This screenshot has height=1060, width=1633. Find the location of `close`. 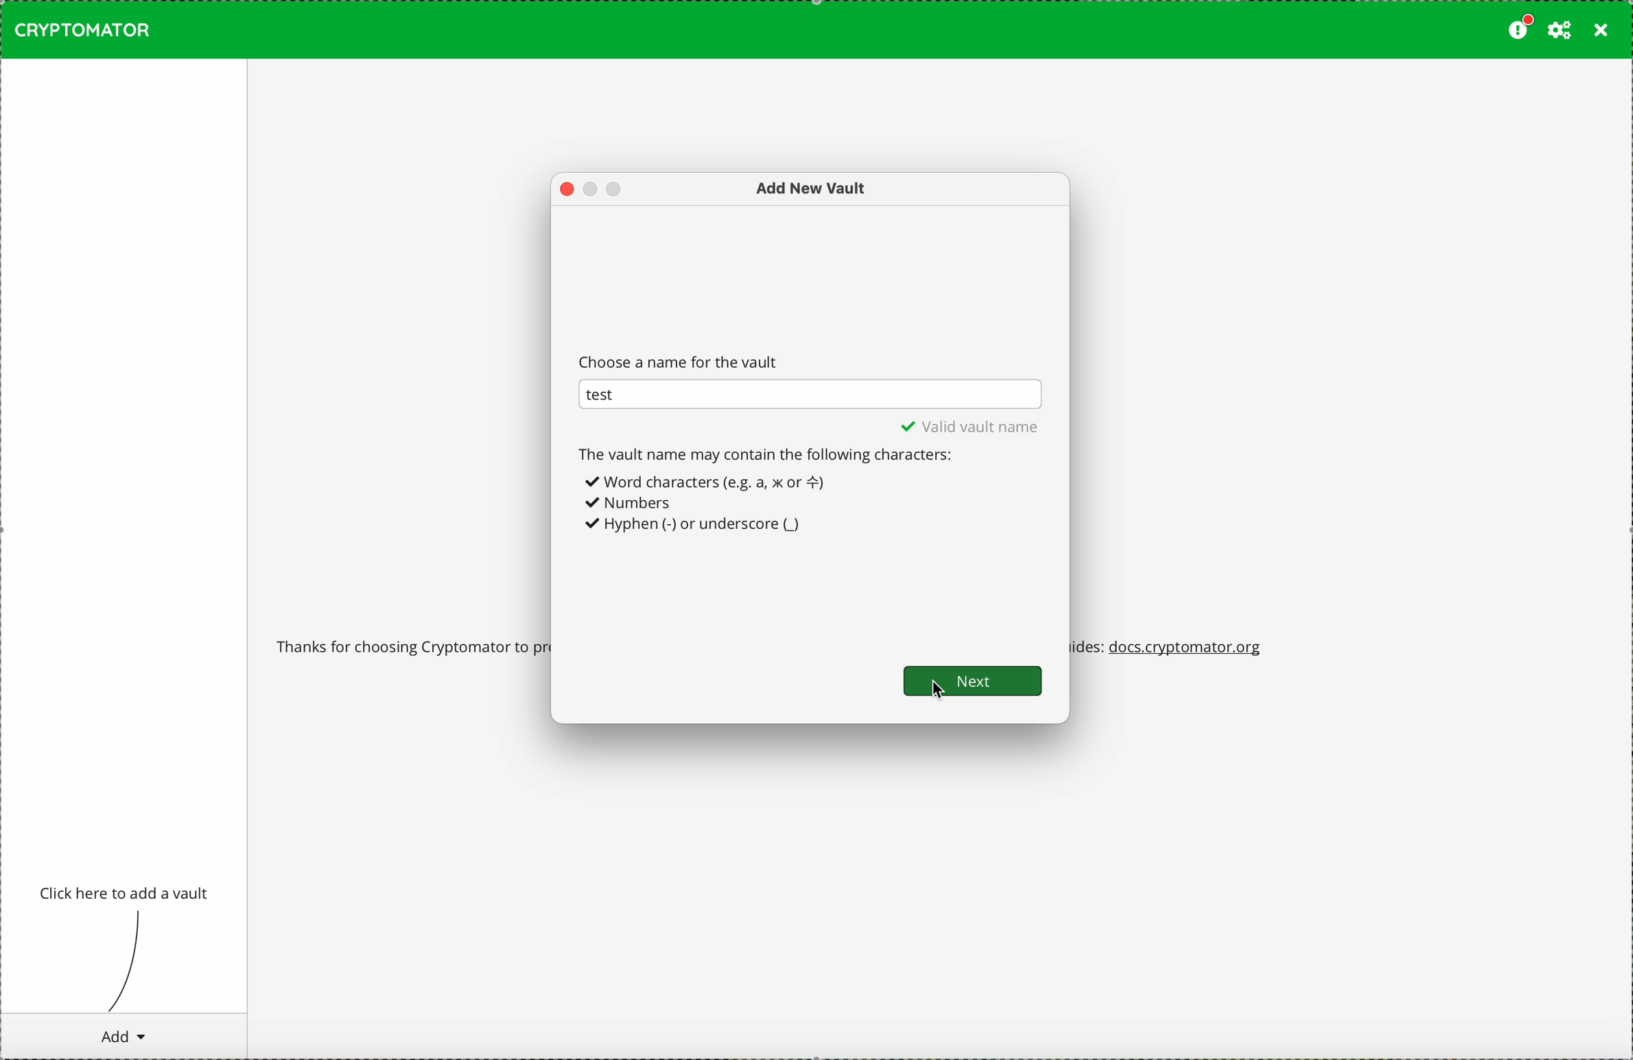

close is located at coordinates (566, 190).